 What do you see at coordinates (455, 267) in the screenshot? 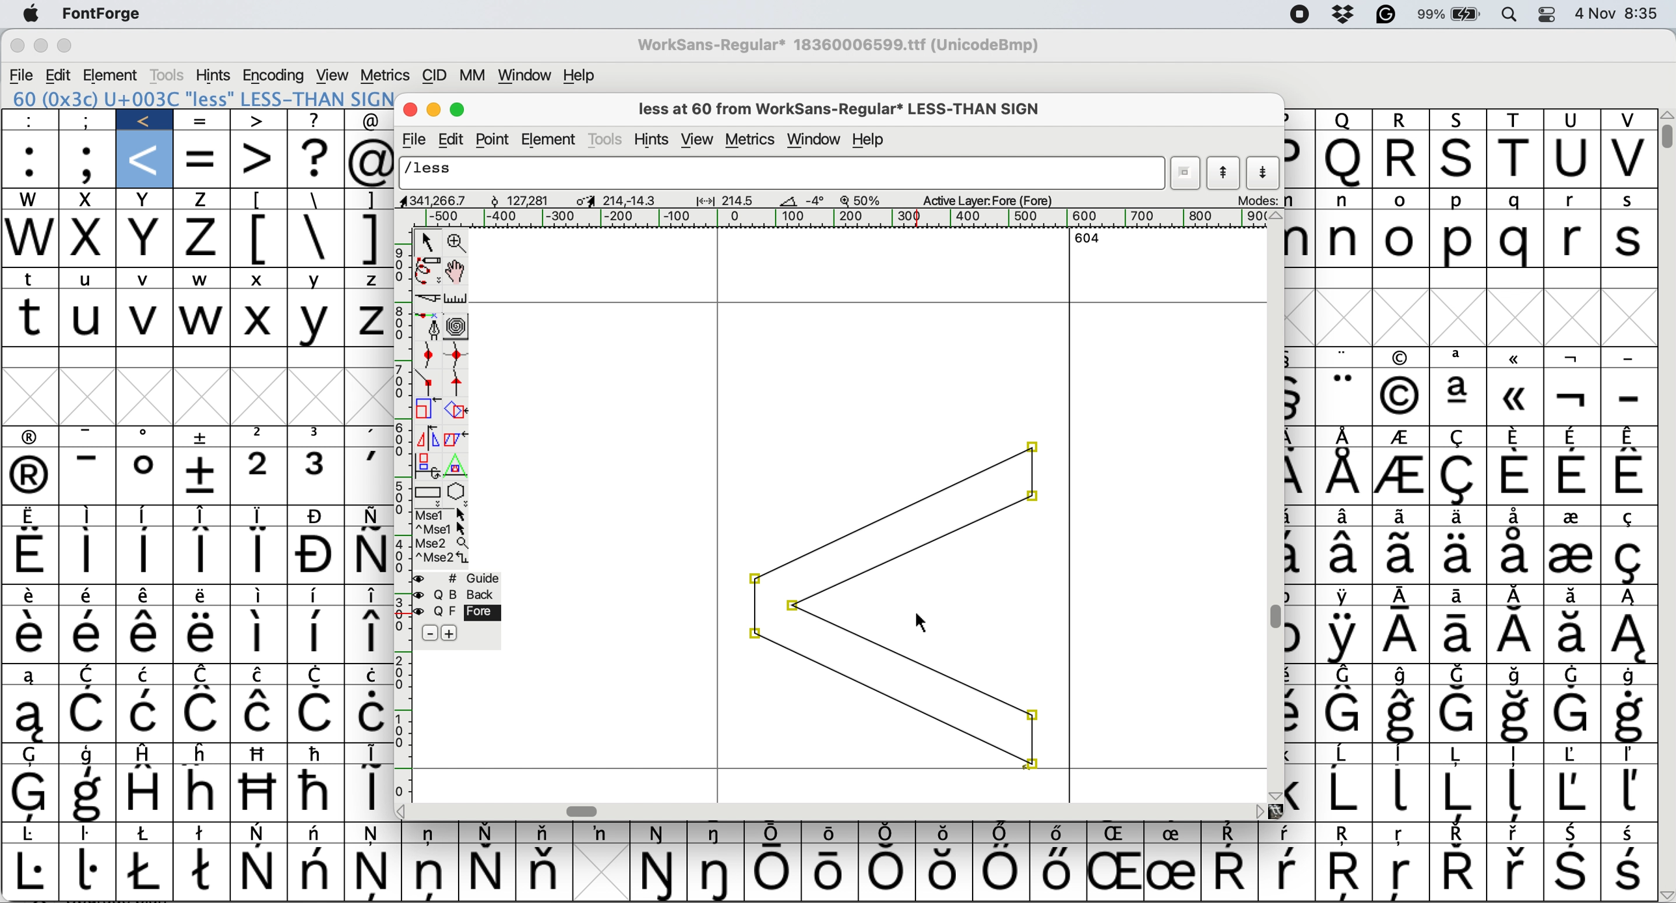
I see `scroll by hand` at bounding box center [455, 267].